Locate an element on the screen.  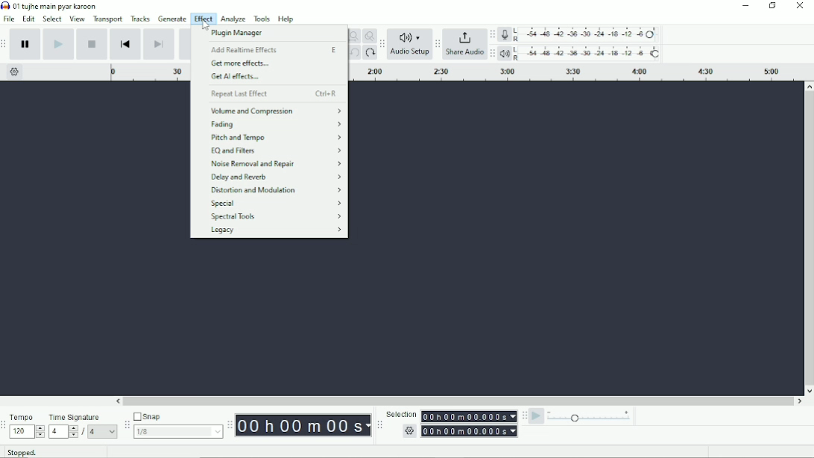
Playback meter is located at coordinates (582, 54).